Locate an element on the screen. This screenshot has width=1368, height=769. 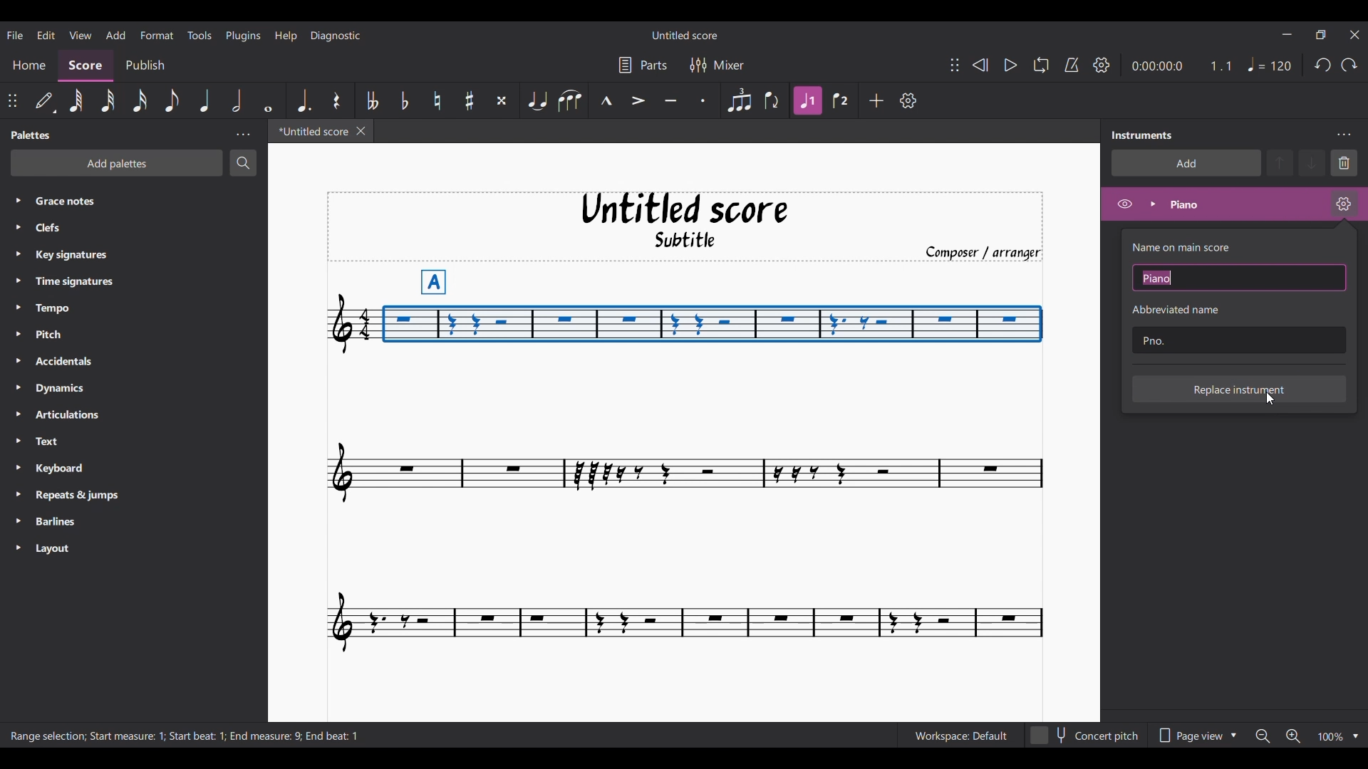
Minimize is located at coordinates (1286, 34).